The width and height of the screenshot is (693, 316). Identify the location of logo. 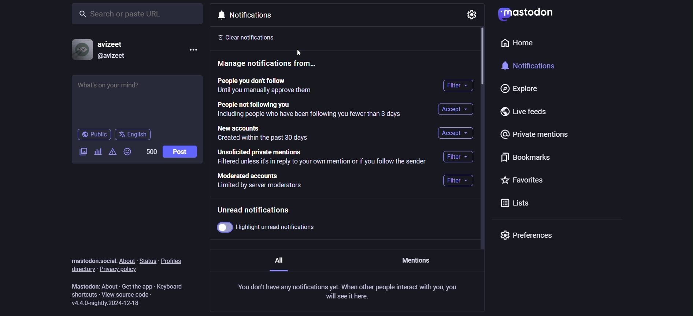
(525, 14).